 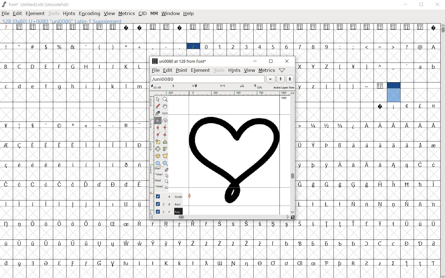 What do you see at coordinates (113, 47) in the screenshot?
I see `glyph` at bounding box center [113, 47].